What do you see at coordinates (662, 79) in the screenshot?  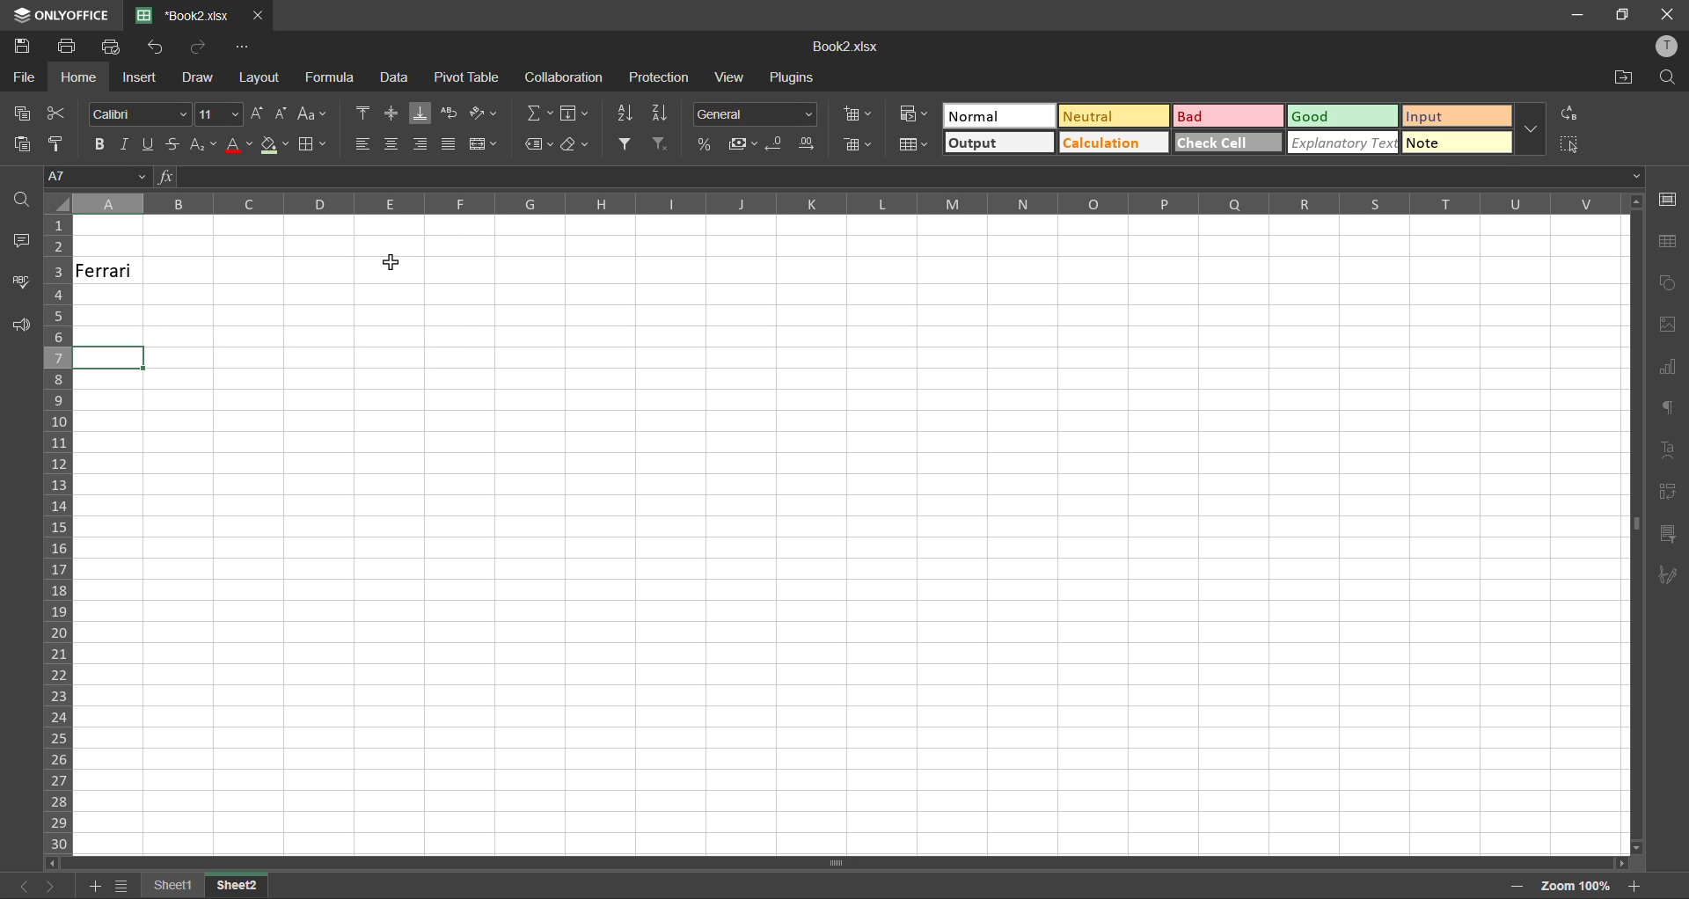 I see `protection` at bounding box center [662, 79].